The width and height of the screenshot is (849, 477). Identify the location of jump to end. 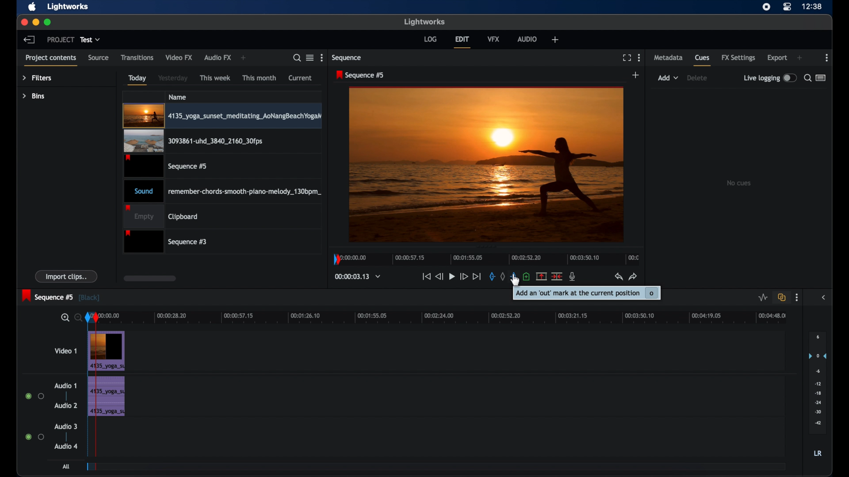
(477, 276).